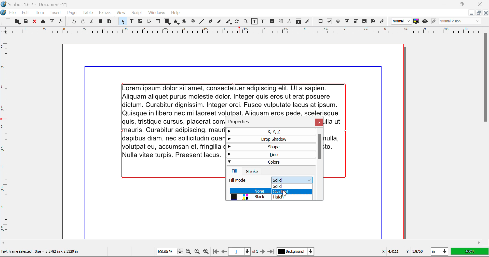  What do you see at coordinates (193, 22) in the screenshot?
I see `Spirals` at bounding box center [193, 22].